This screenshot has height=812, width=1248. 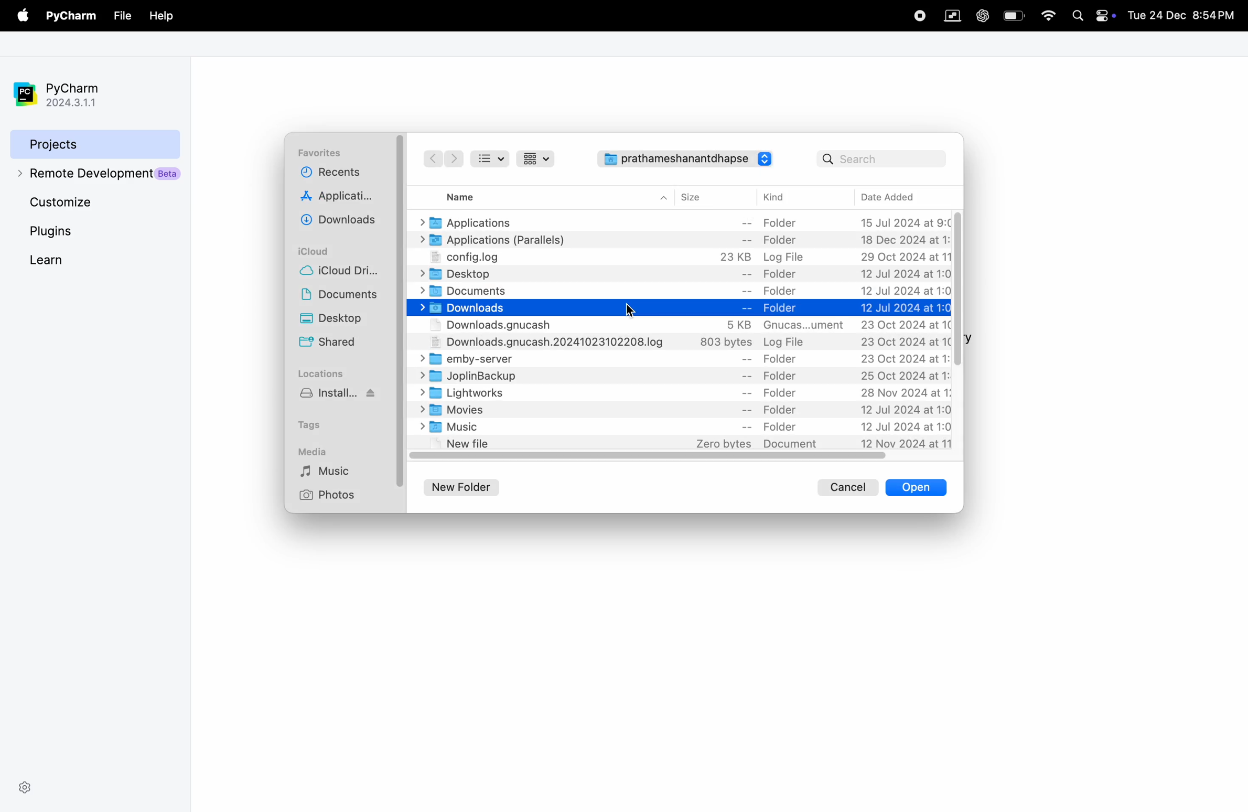 I want to click on prathameshanantdhapse, so click(x=674, y=162).